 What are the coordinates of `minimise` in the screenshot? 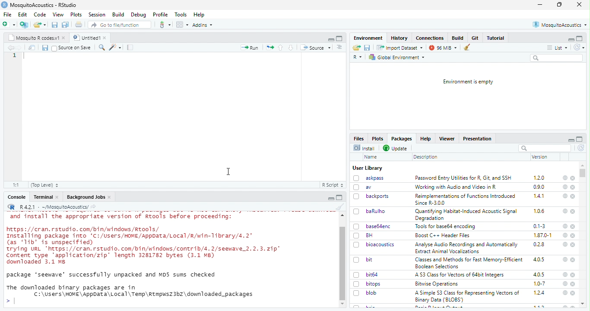 It's located at (540, 5).